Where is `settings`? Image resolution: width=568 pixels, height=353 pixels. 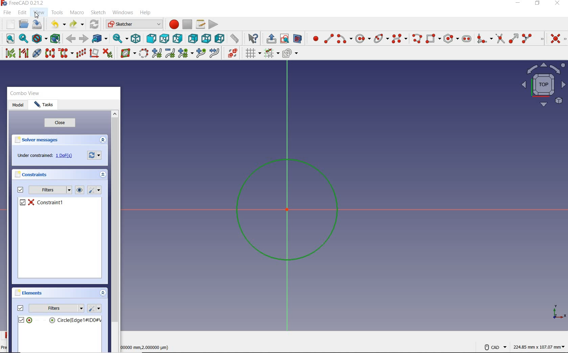
settings is located at coordinates (95, 309).